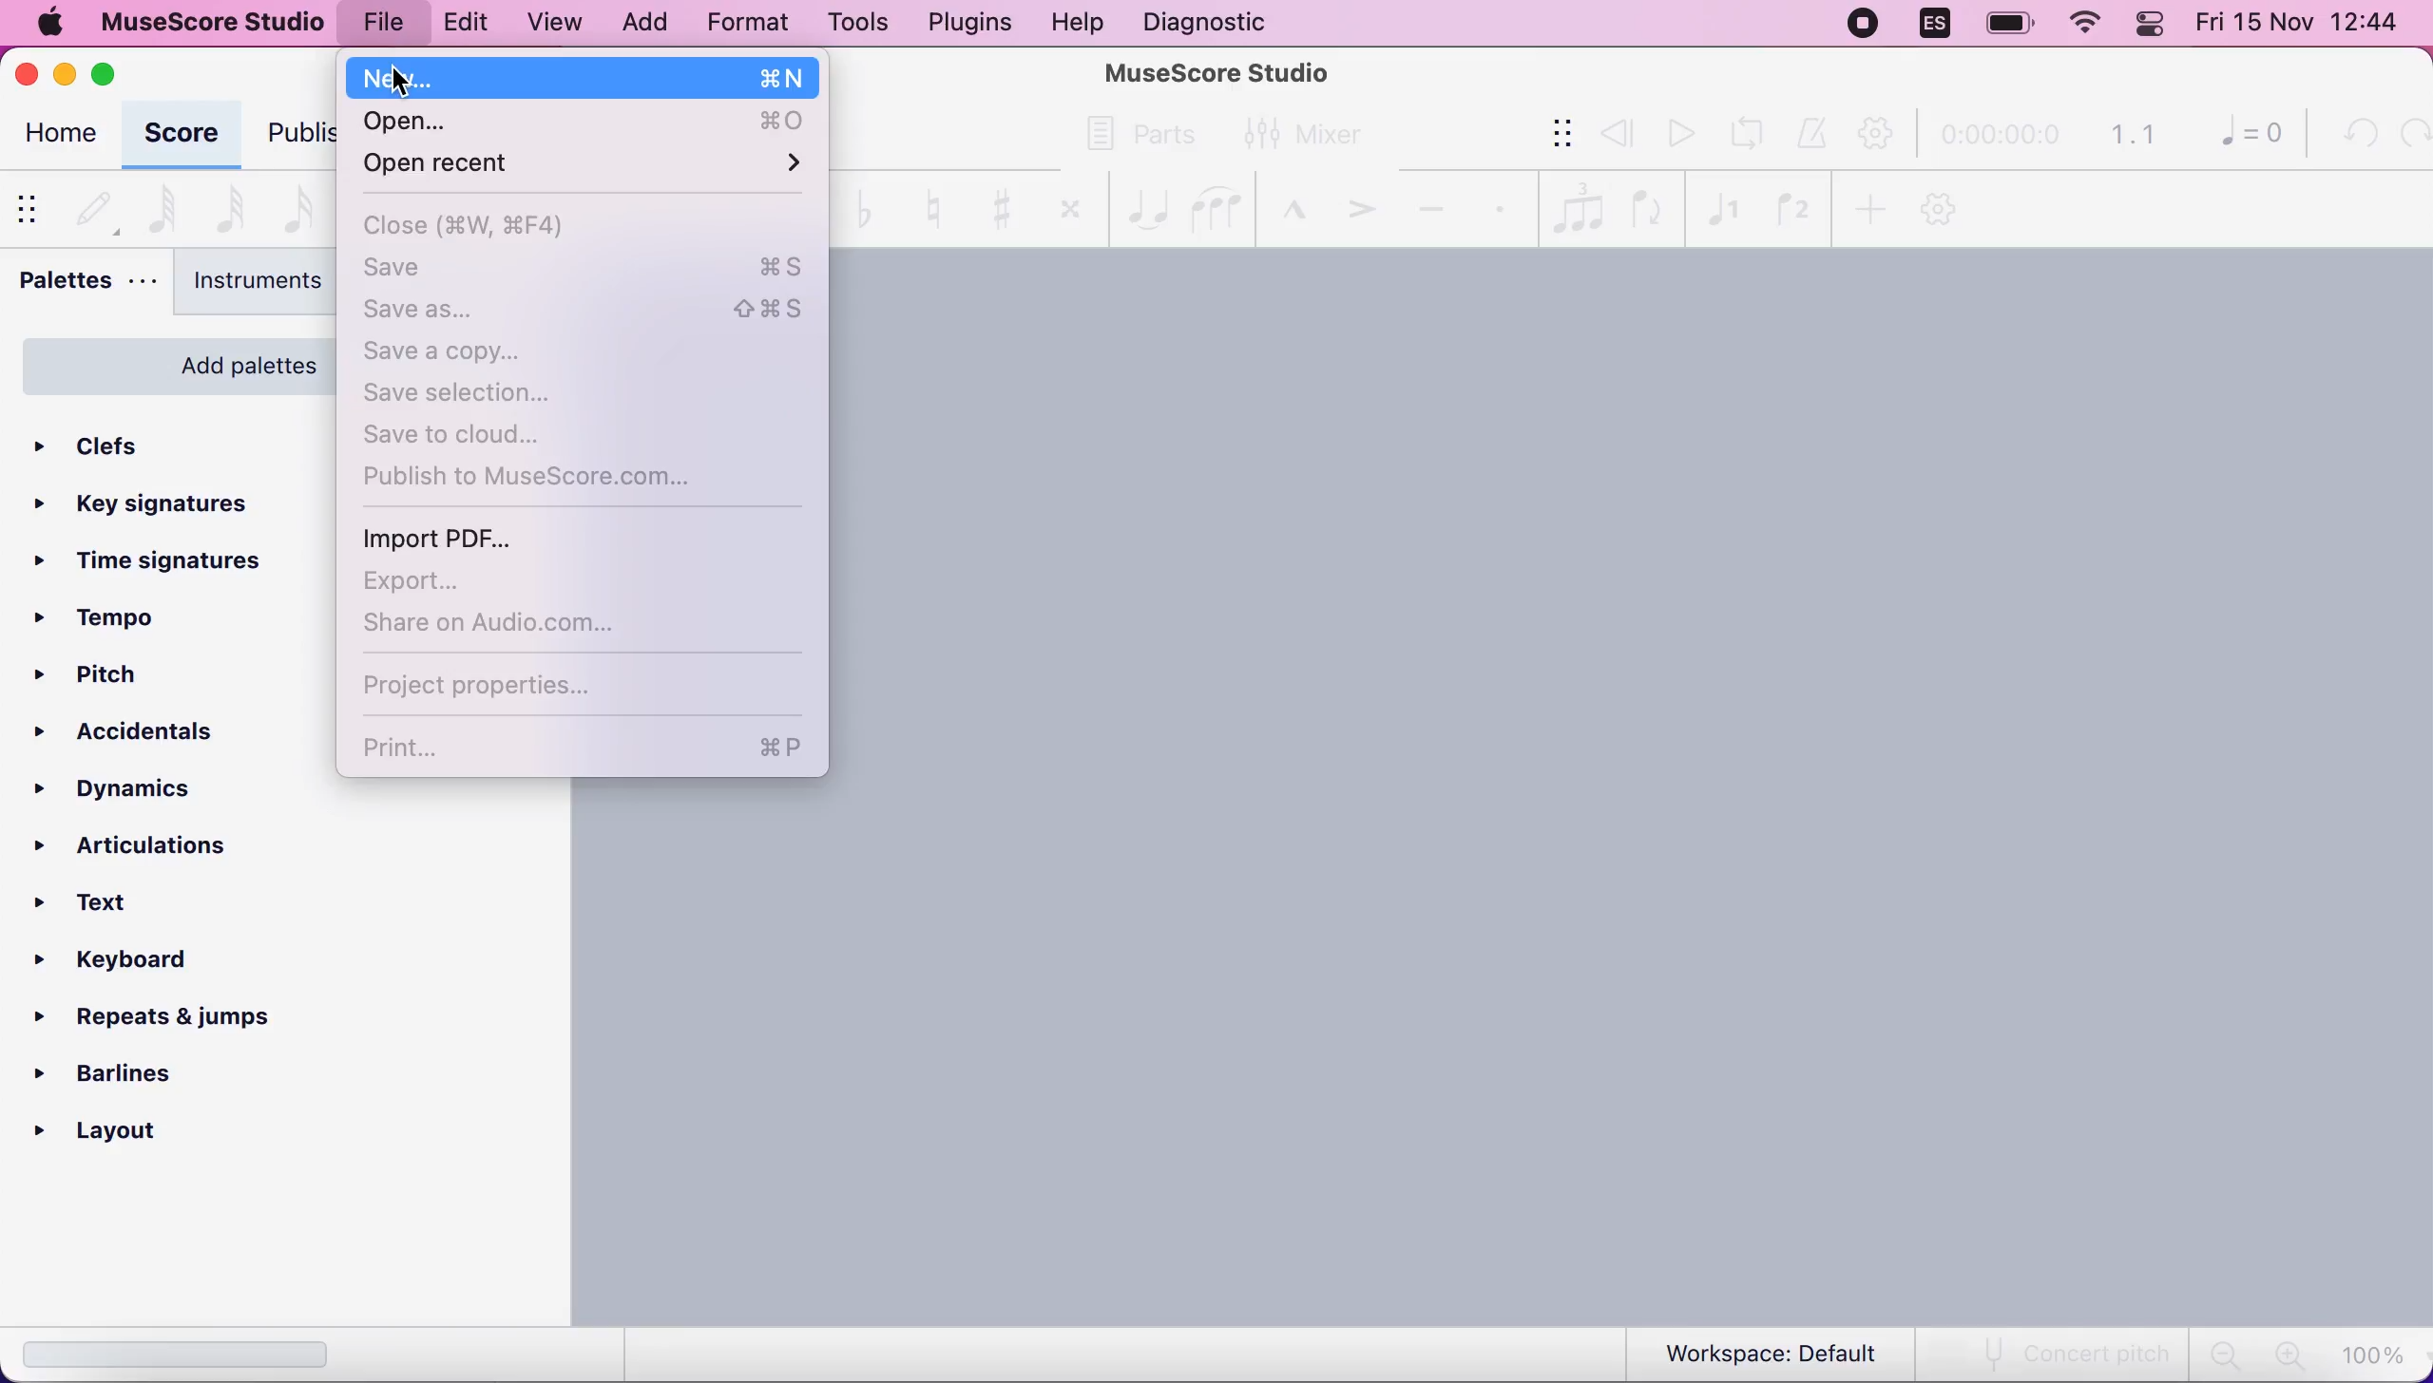  What do you see at coordinates (178, 564) in the screenshot?
I see `ime signatures` at bounding box center [178, 564].